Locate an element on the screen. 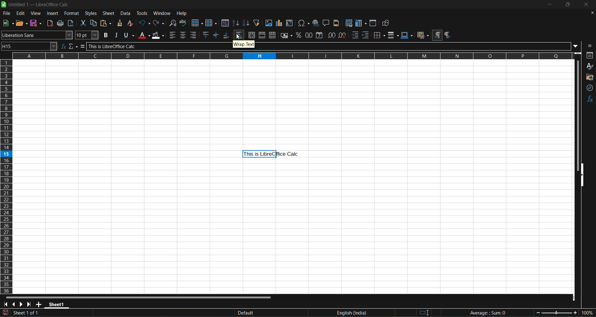 The image size is (596, 317). toggle print preview is located at coordinates (70, 24).